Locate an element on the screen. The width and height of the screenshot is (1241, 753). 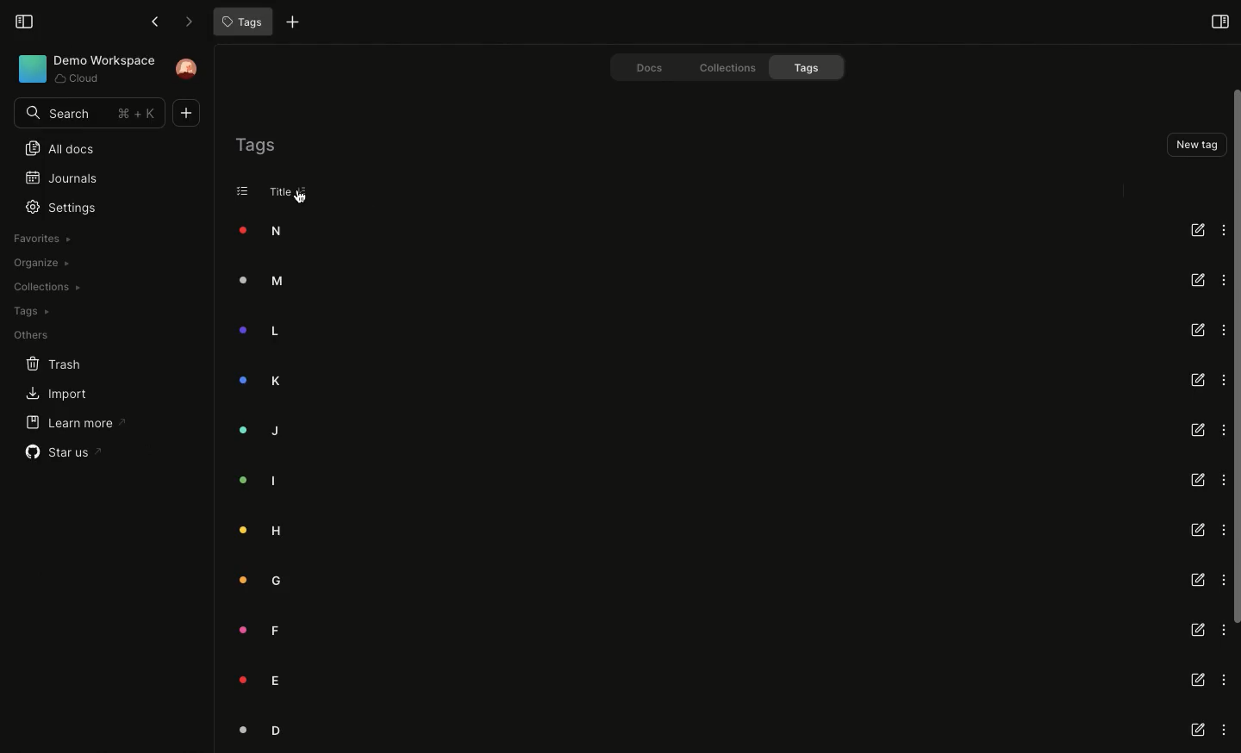
E is located at coordinates (255, 681).